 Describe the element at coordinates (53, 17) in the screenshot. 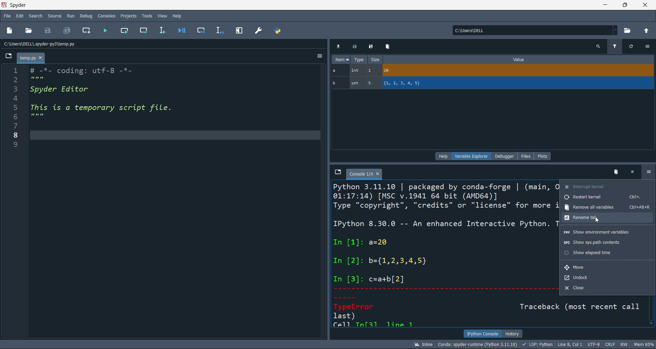

I see `source` at that location.